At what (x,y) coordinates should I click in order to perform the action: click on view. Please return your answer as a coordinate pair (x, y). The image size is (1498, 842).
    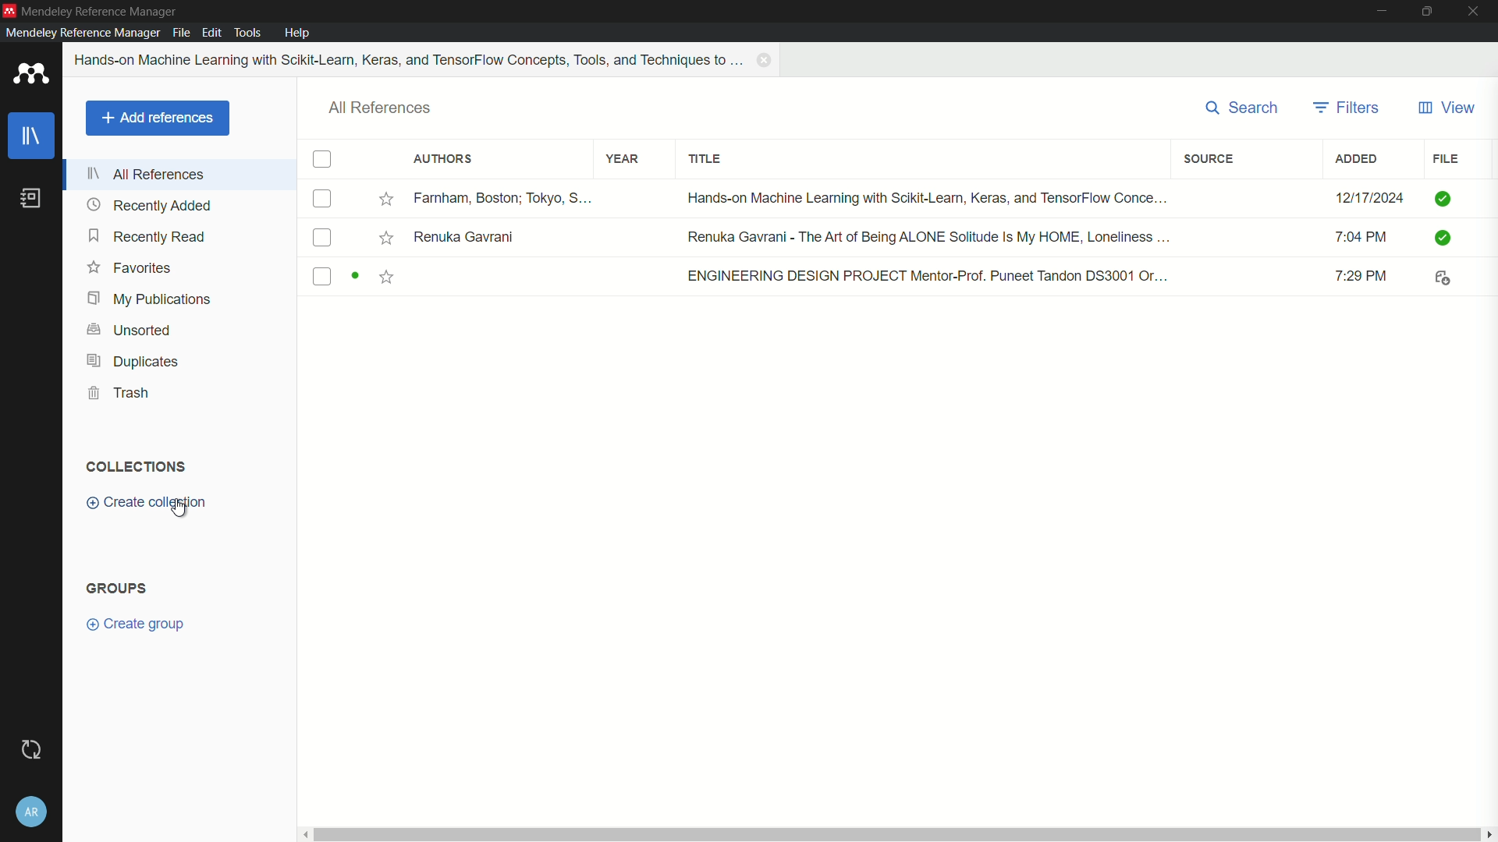
    Looking at the image, I should click on (1446, 108).